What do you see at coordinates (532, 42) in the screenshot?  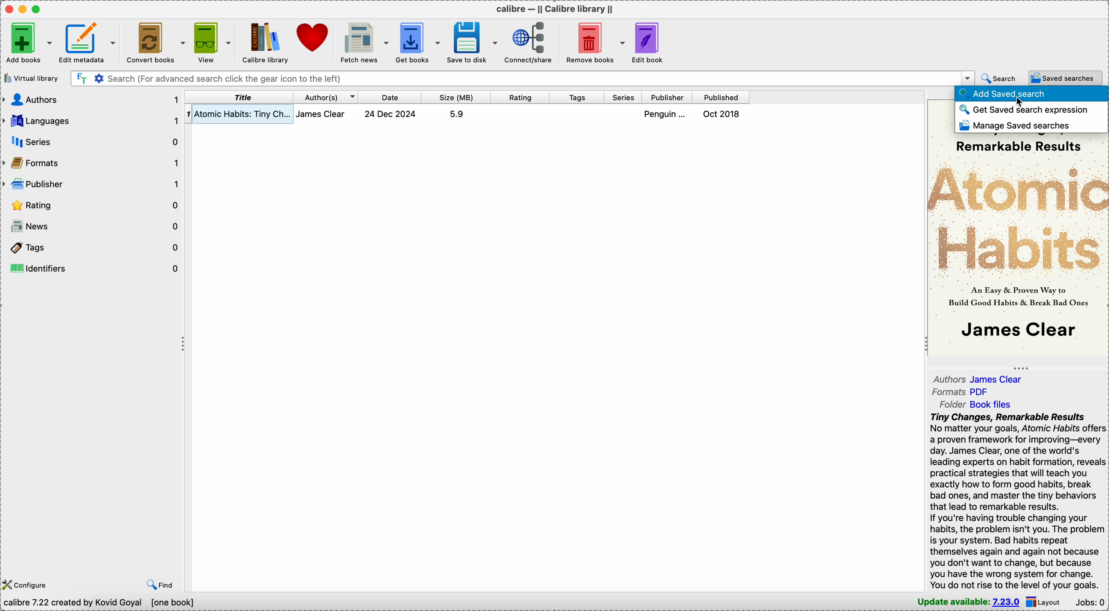 I see `connect/share` at bounding box center [532, 42].